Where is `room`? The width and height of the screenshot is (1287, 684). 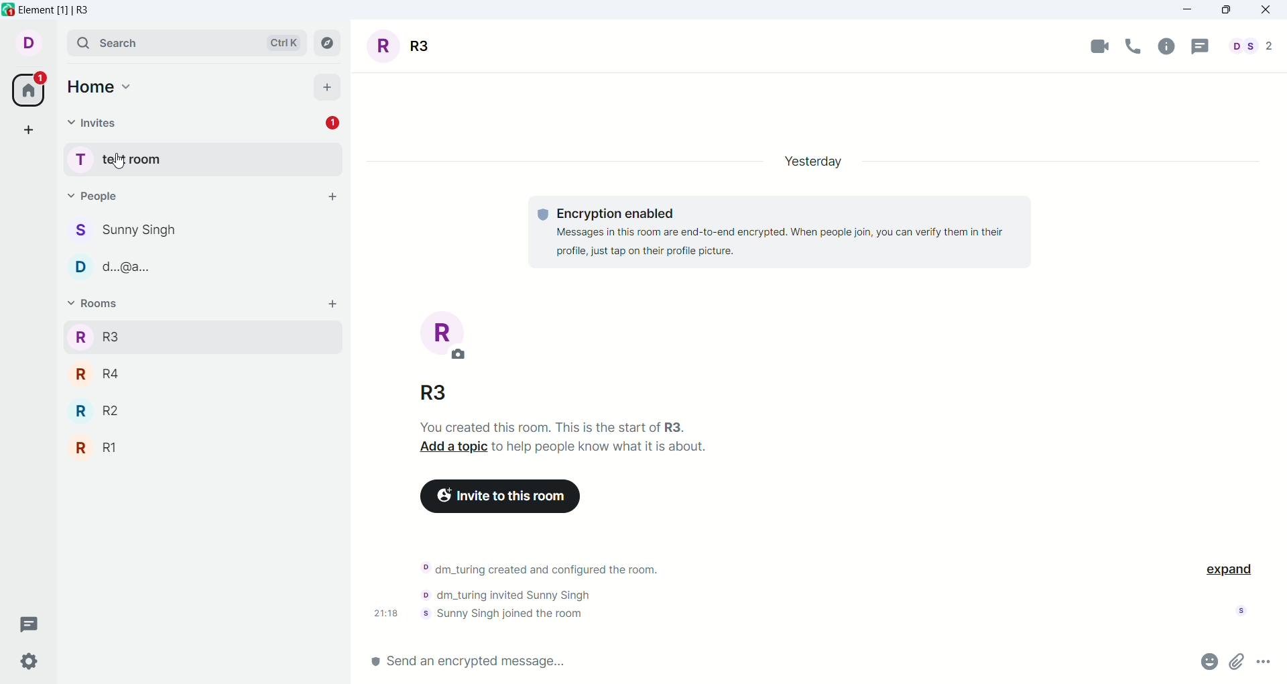 room is located at coordinates (404, 47).